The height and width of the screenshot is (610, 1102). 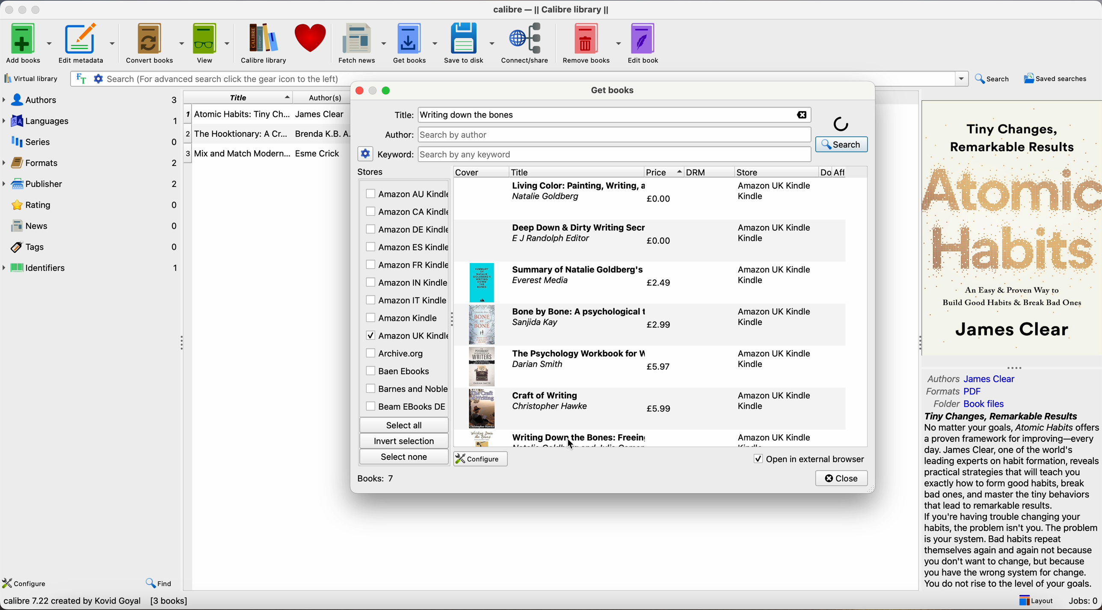 I want to click on Amazon IT Kindle, so click(x=406, y=301).